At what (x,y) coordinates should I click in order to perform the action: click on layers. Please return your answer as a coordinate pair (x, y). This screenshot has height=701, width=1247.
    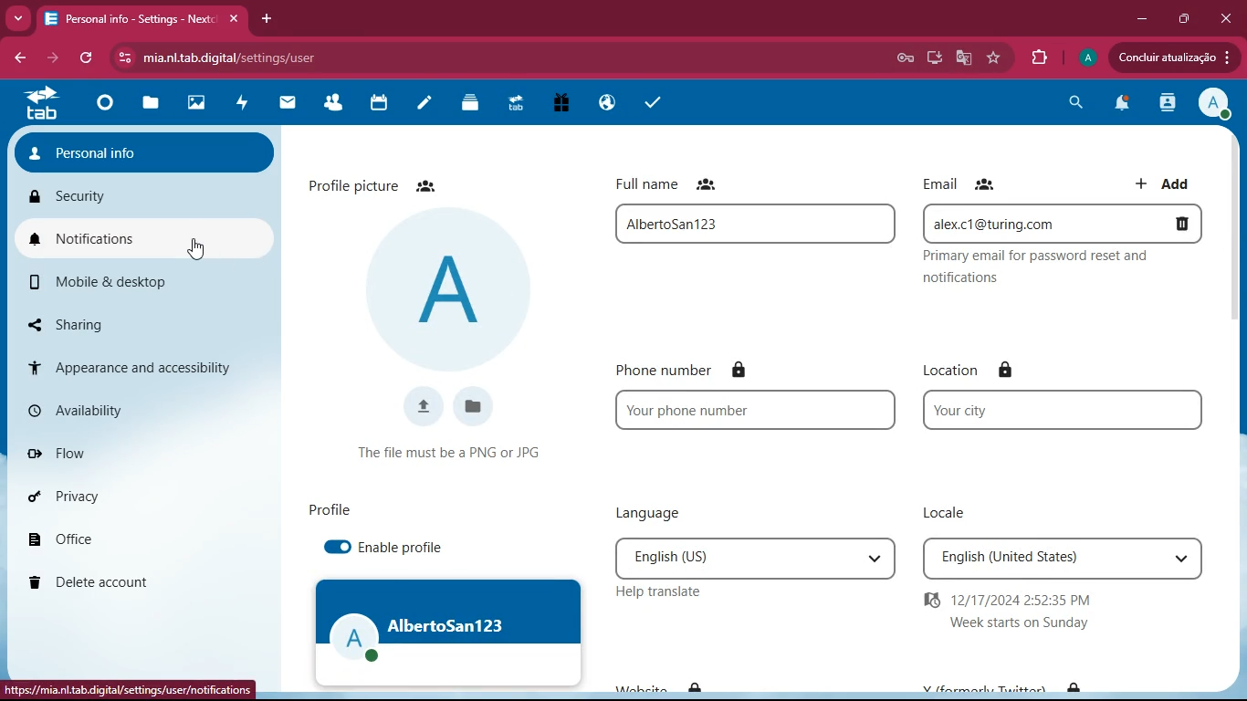
    Looking at the image, I should click on (472, 102).